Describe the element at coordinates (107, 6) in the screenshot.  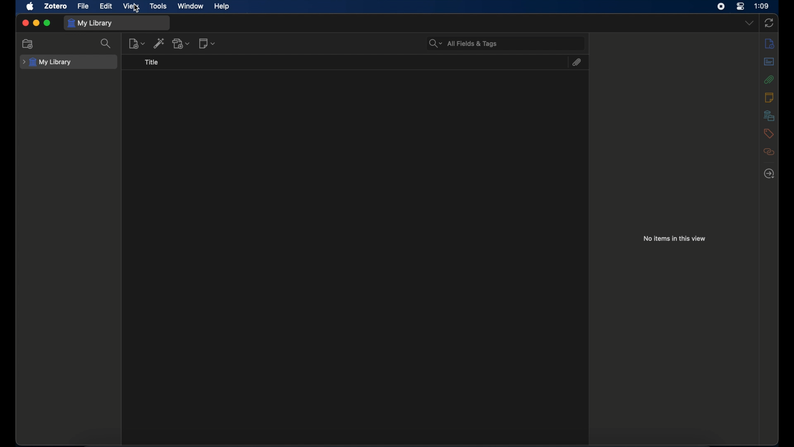
I see `edit` at that location.